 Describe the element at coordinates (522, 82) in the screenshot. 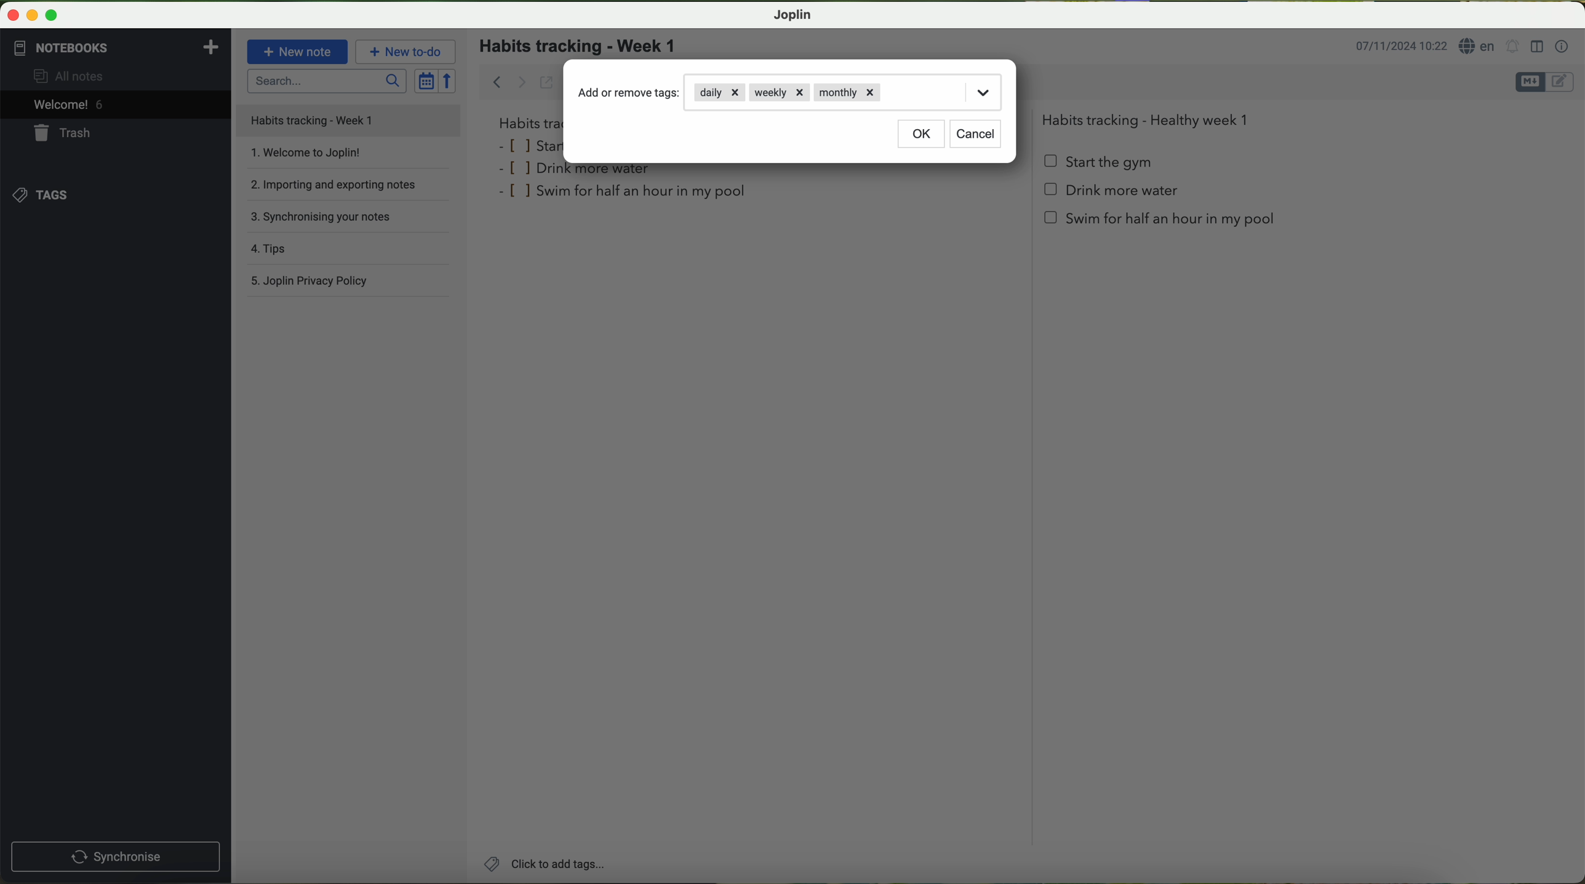

I see `forward` at that location.